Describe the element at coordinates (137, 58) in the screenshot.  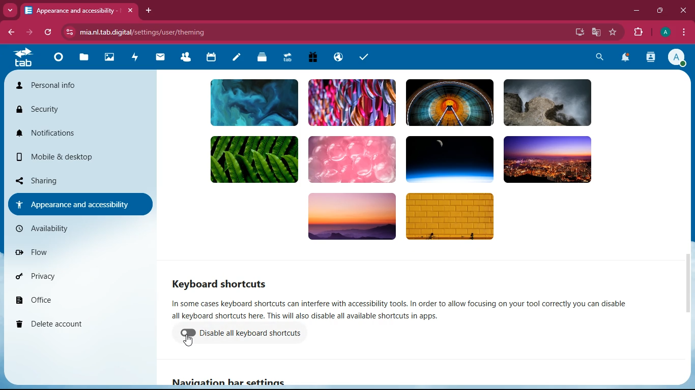
I see `activity` at that location.